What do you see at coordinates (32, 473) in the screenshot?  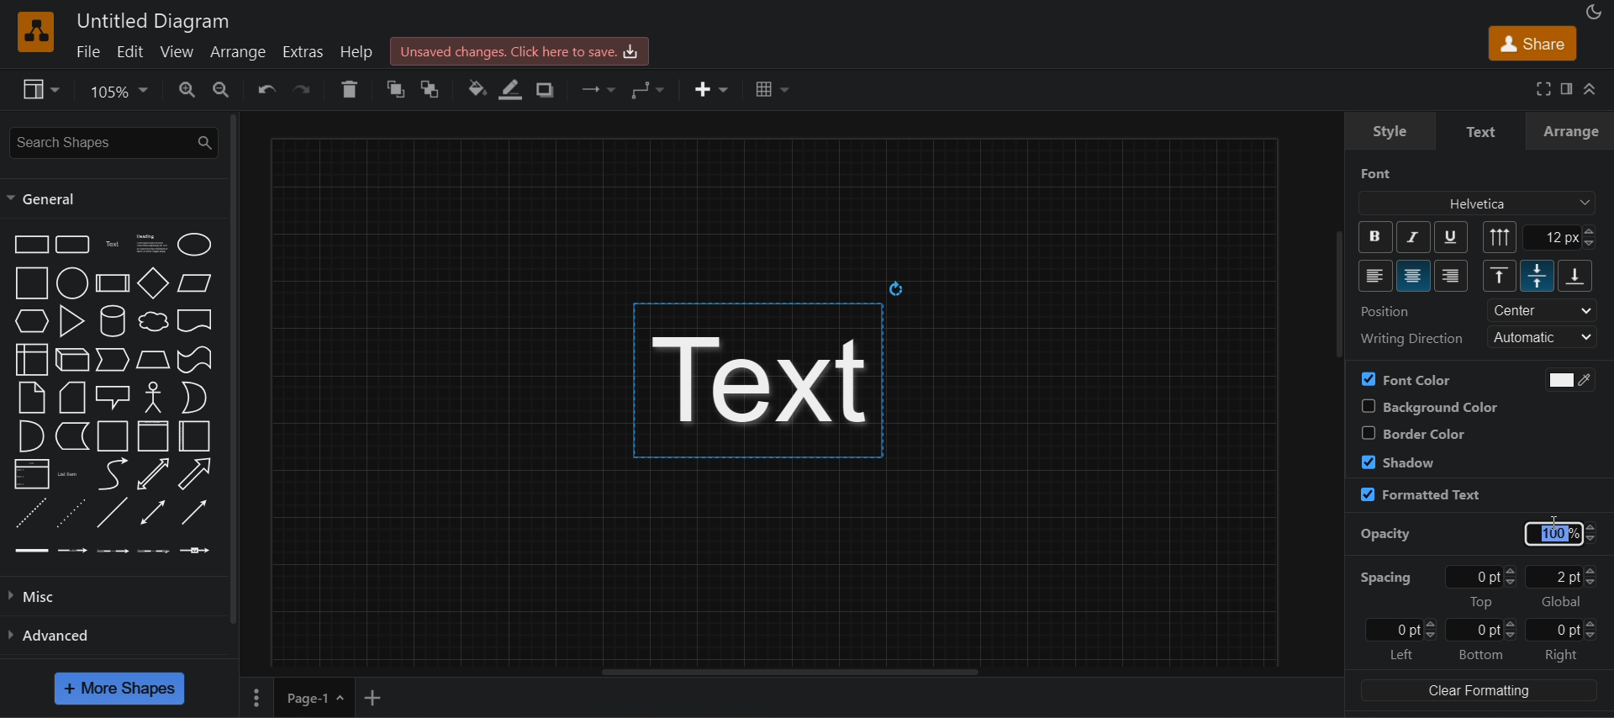 I see `list` at bounding box center [32, 473].